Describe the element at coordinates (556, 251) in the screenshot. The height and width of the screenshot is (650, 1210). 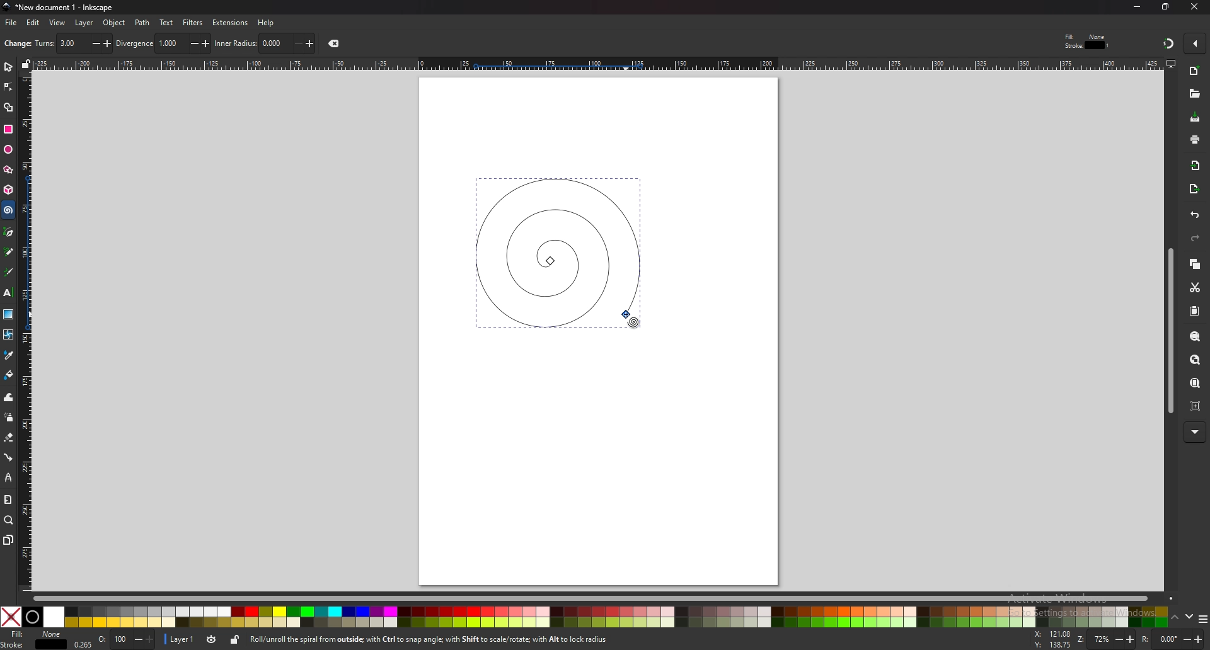
I see `spiral` at that location.